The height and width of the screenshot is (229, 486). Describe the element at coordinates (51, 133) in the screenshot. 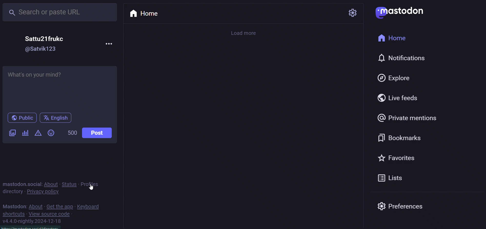

I see `emoji` at that location.